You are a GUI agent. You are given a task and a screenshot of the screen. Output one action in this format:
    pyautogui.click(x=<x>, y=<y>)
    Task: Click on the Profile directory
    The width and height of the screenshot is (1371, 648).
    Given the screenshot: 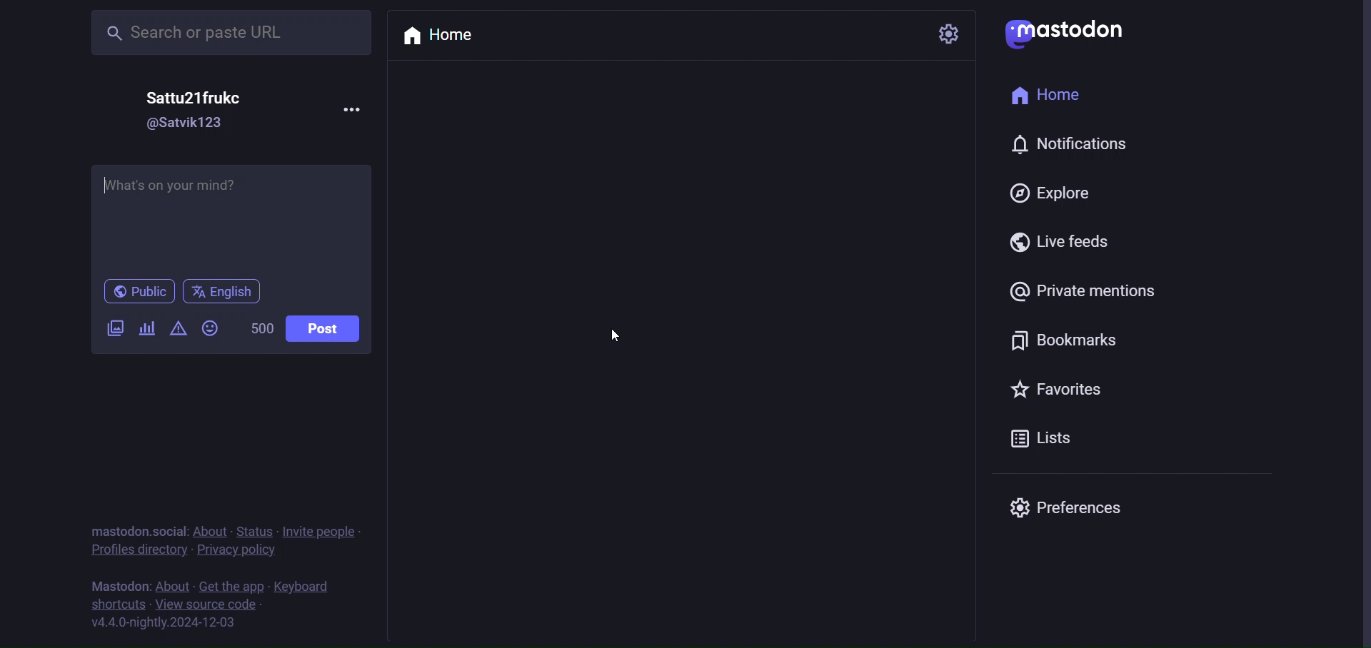 What is the action you would take?
    pyautogui.click(x=135, y=552)
    